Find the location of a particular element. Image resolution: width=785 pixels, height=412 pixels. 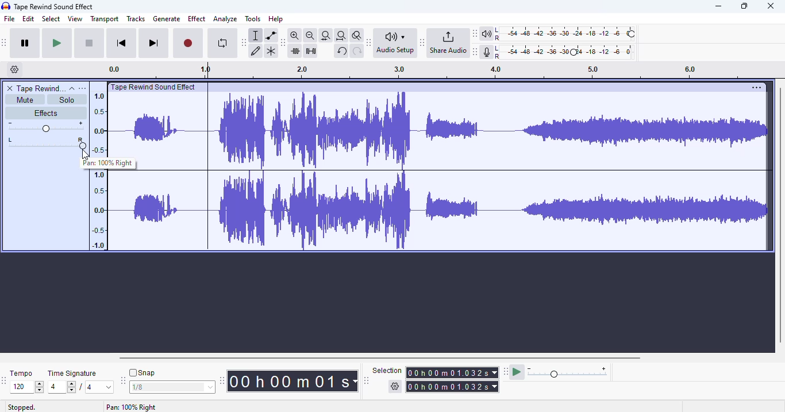

delete track is located at coordinates (10, 88).